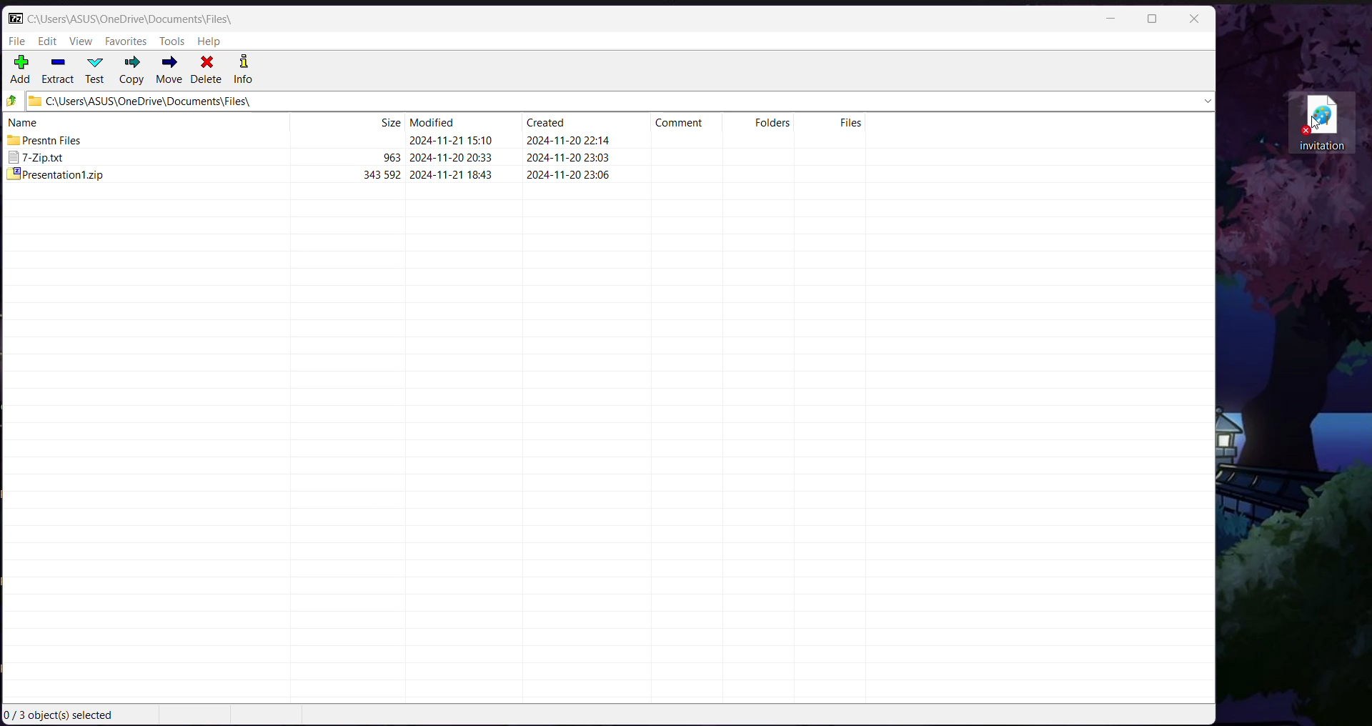 The height and width of the screenshot is (726, 1372). I want to click on Add, so click(21, 71).